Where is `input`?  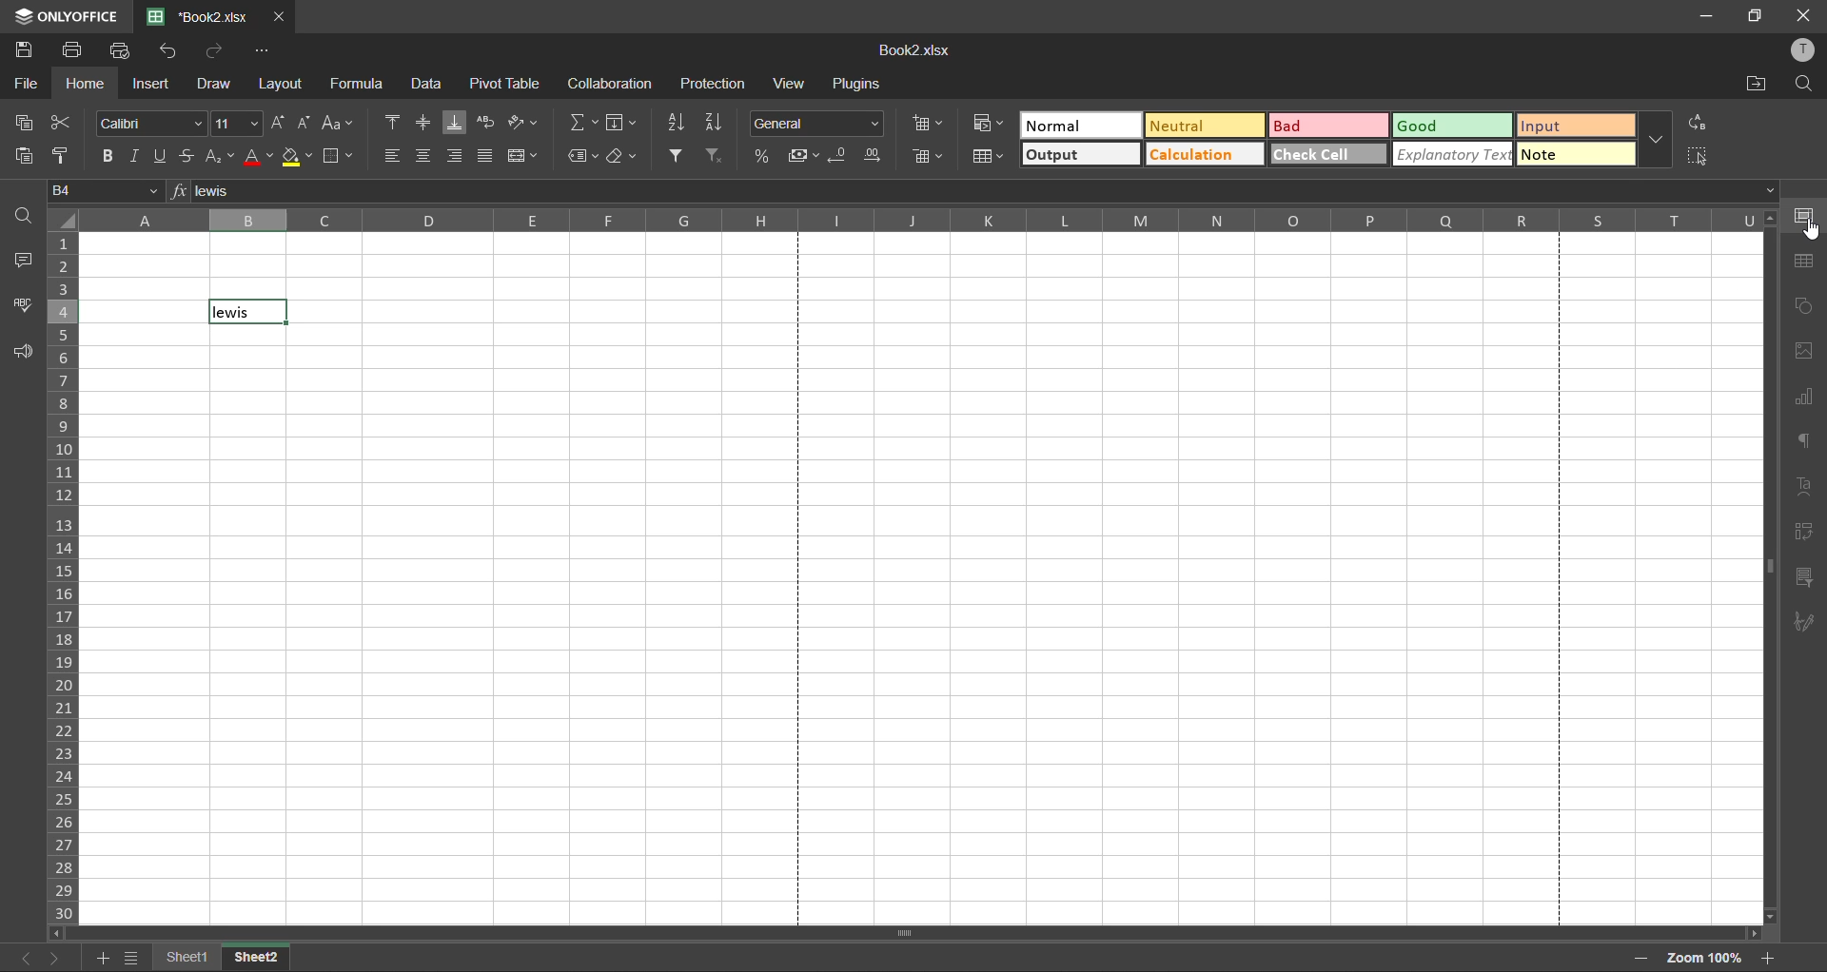 input is located at coordinates (1576, 126).